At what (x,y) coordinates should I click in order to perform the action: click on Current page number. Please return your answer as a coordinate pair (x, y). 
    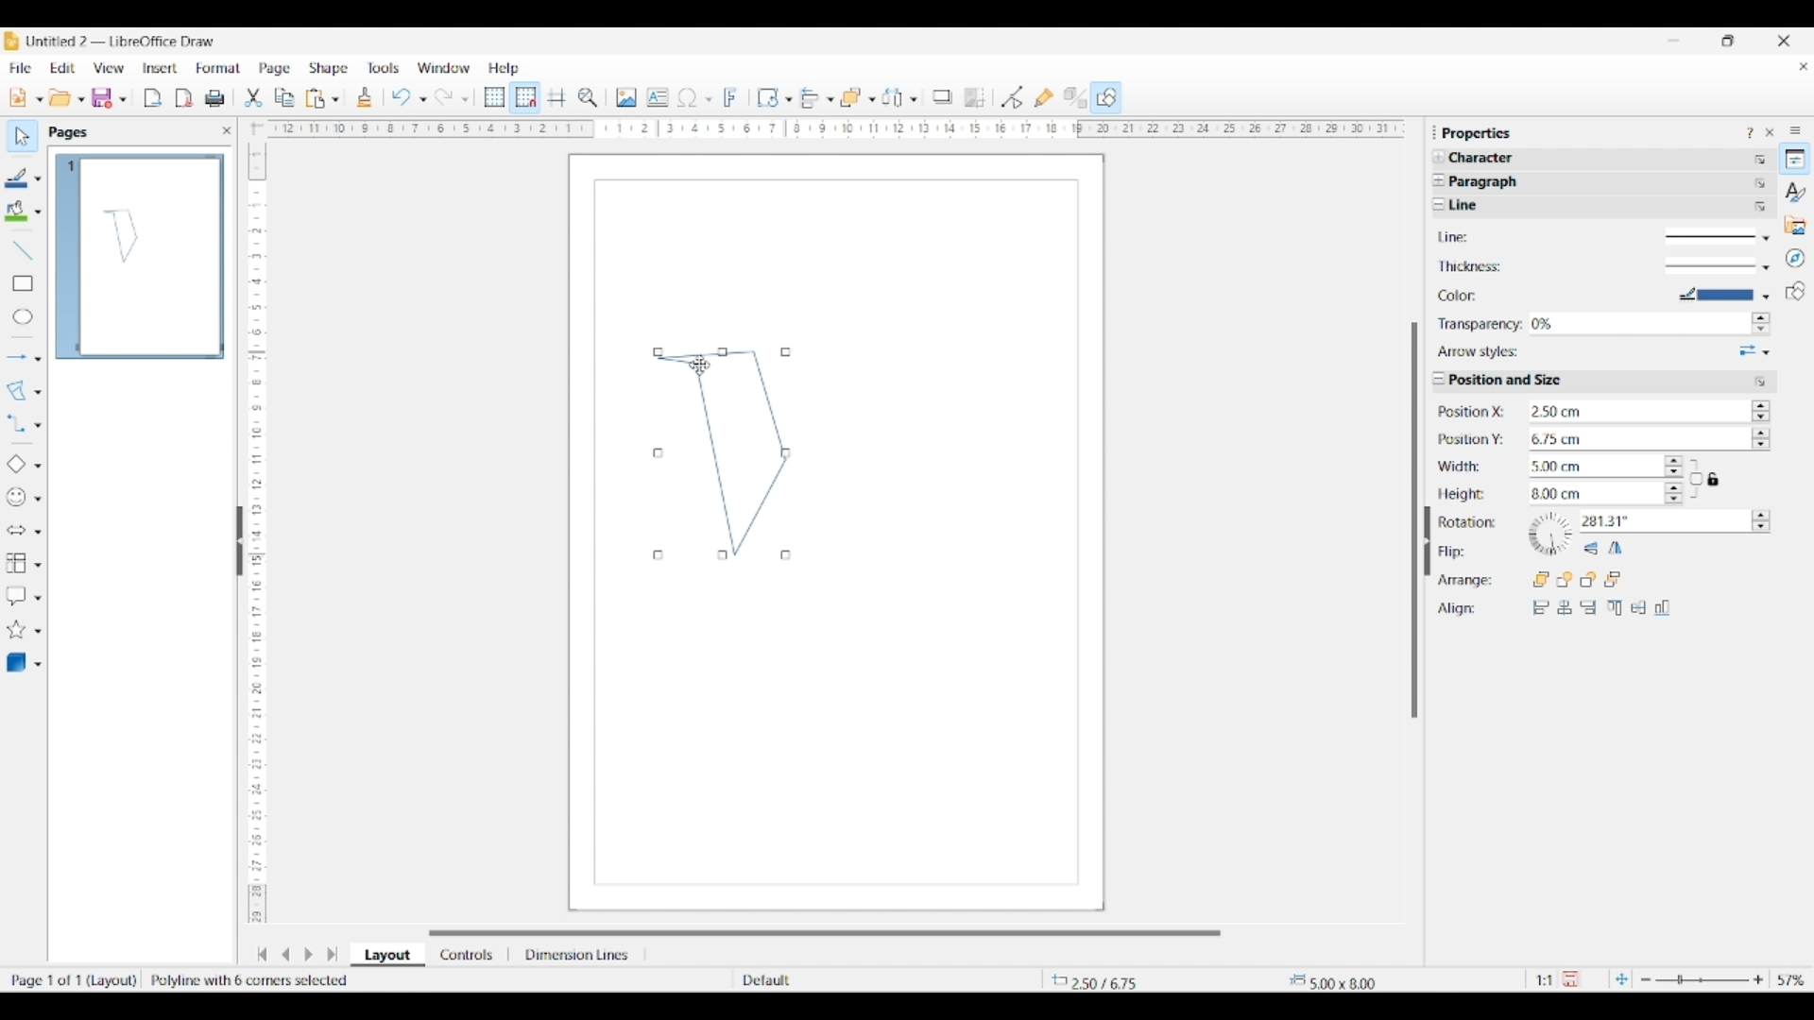
    Looking at the image, I should click on (70, 166).